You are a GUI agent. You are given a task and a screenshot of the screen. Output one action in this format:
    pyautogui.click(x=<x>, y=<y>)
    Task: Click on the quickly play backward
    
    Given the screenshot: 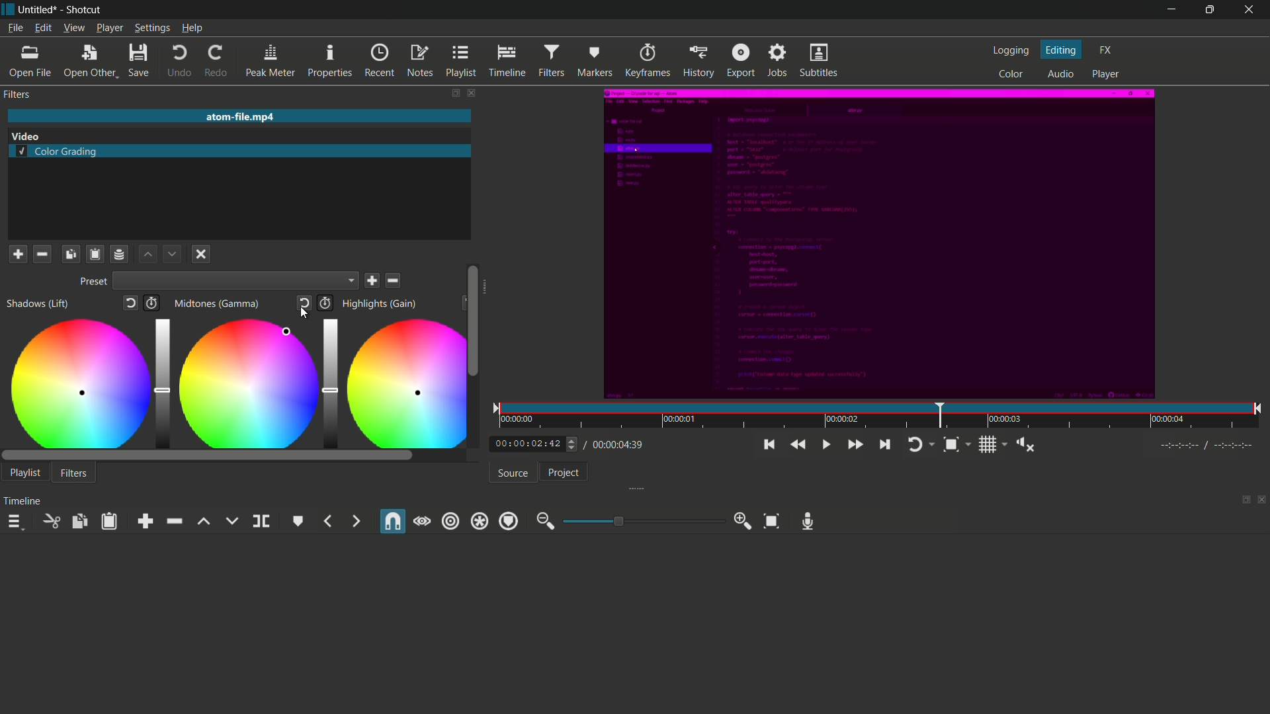 What is the action you would take?
    pyautogui.click(x=795, y=444)
    